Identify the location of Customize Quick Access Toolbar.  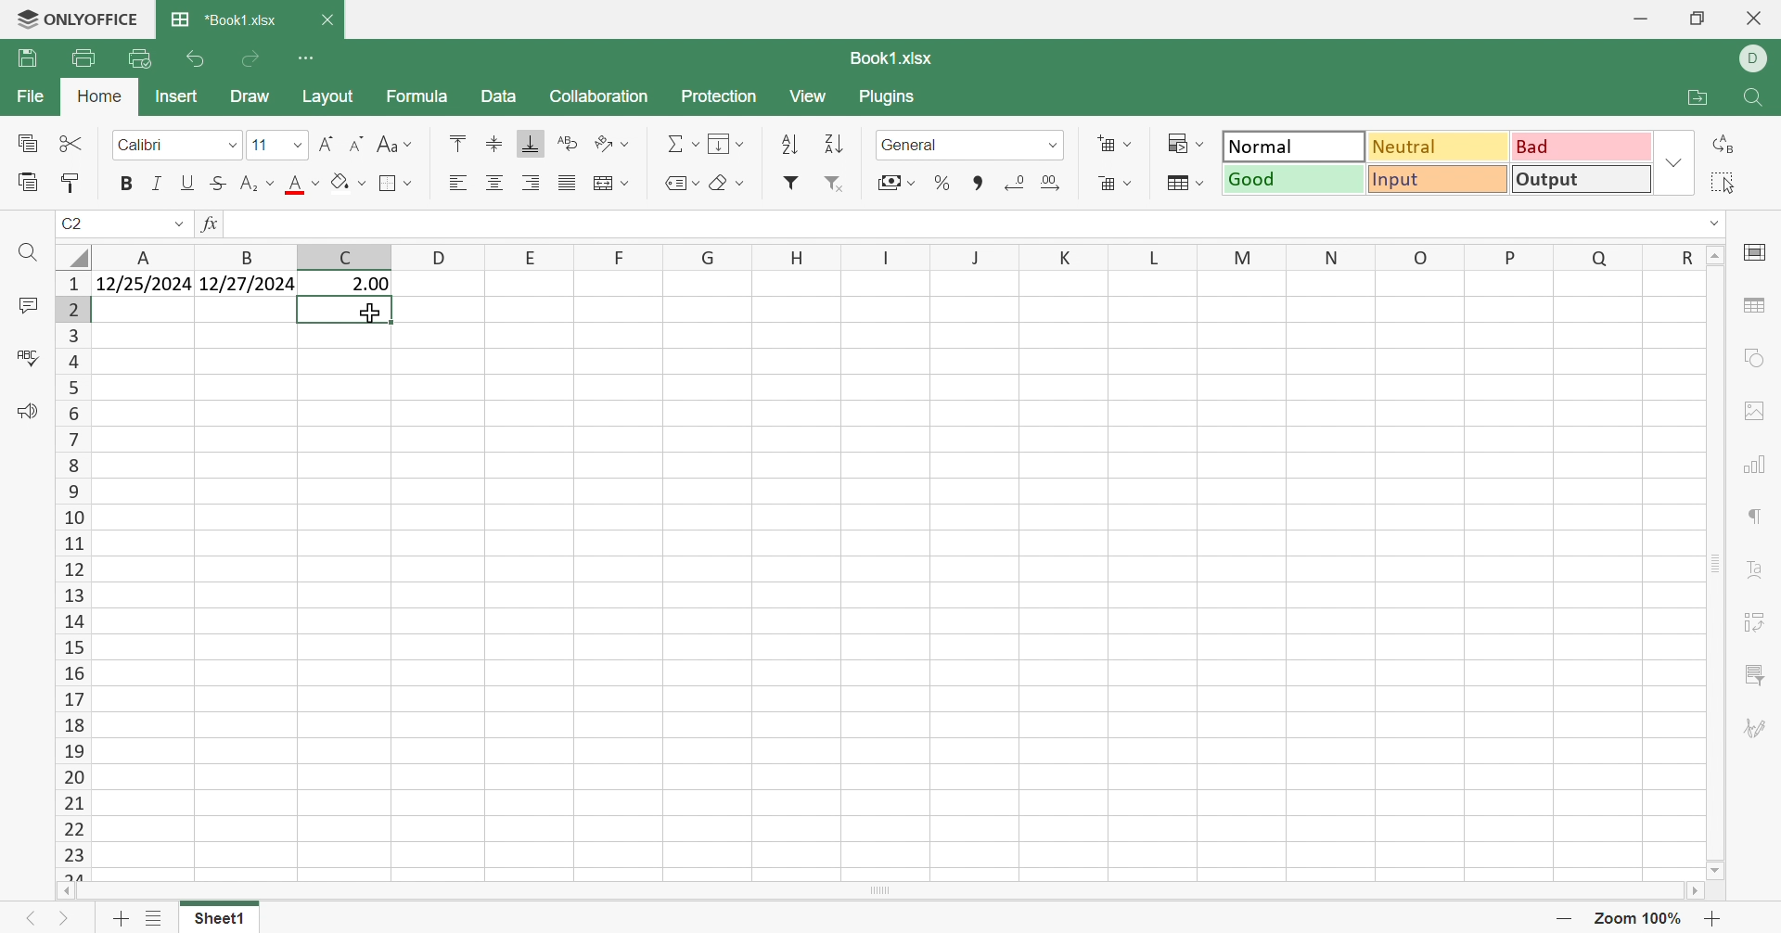
(308, 58).